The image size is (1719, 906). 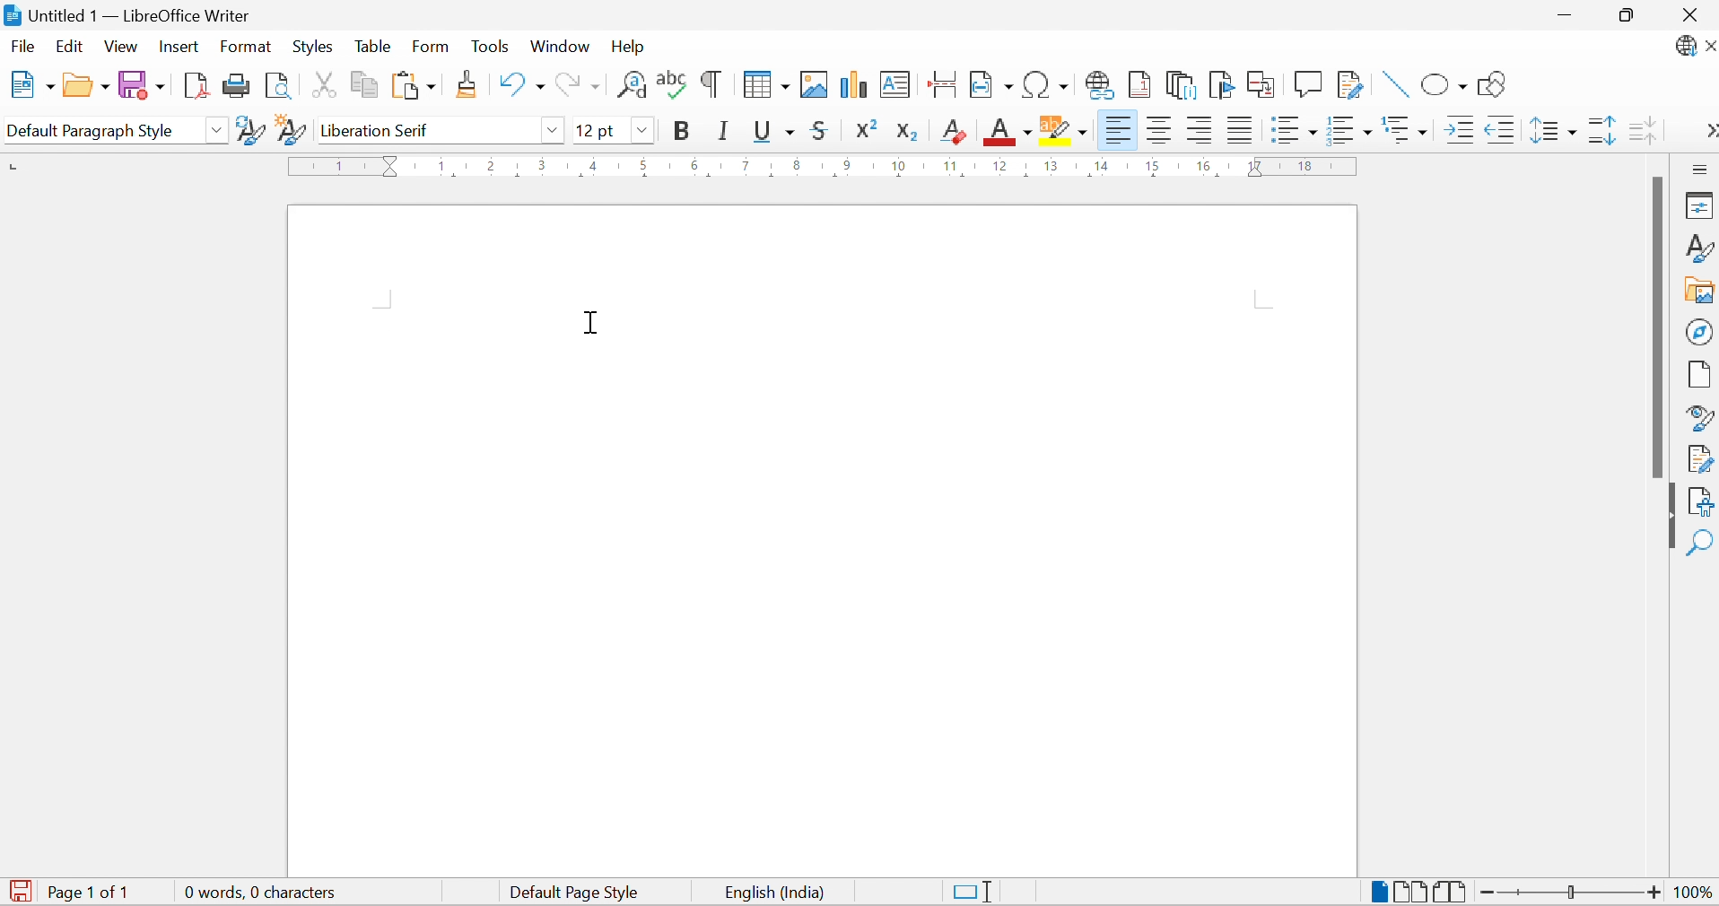 I want to click on Clear Direct Formatting, so click(x=954, y=131).